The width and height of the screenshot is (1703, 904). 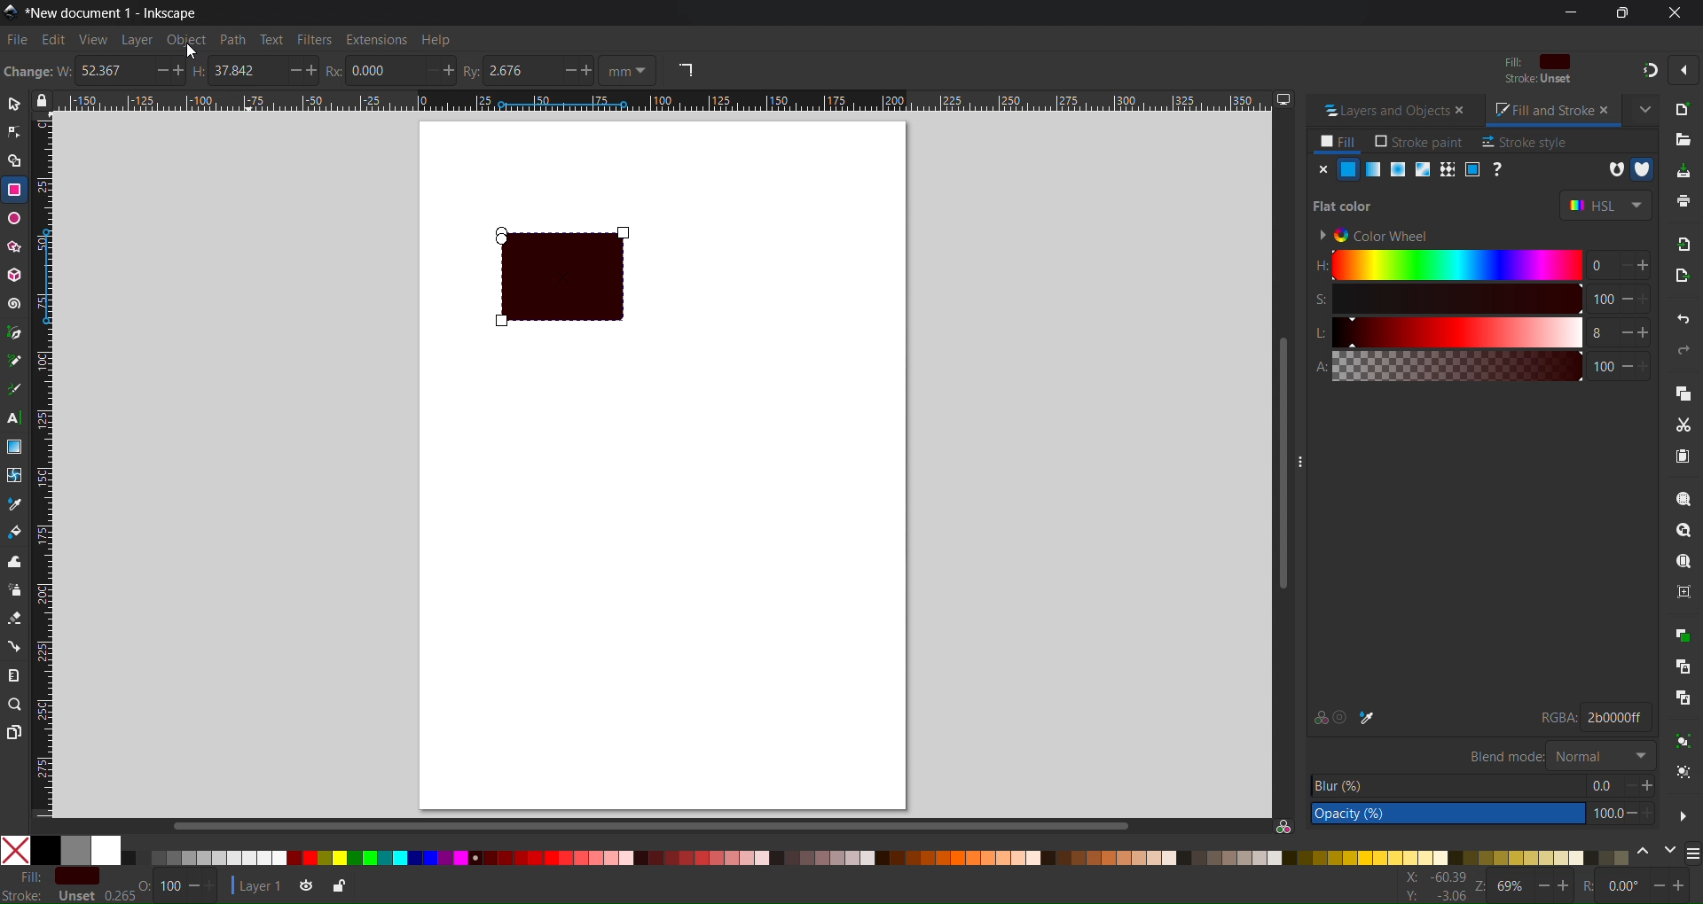 I want to click on Fill color, so click(x=1534, y=62).